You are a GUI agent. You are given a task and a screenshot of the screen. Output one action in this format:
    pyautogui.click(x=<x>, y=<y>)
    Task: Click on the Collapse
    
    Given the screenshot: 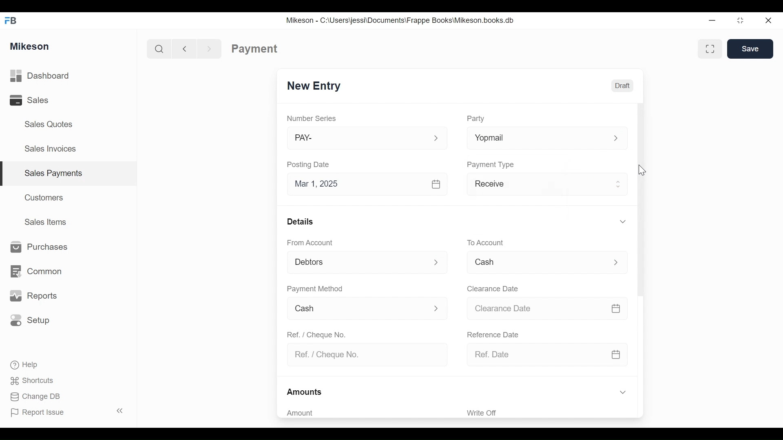 What is the action you would take?
    pyautogui.click(x=122, y=411)
    